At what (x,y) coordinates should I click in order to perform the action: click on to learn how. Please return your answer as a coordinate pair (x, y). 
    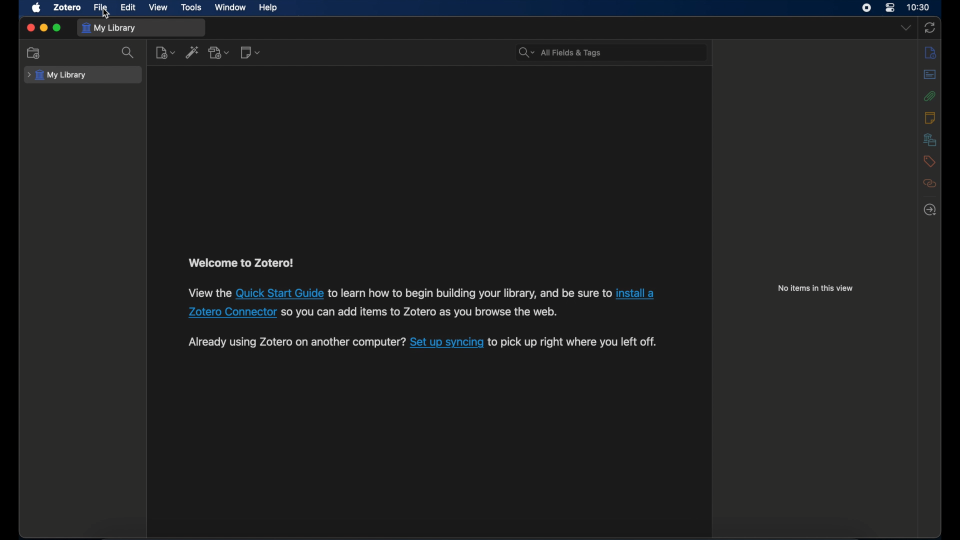
    Looking at the image, I should click on (469, 293).